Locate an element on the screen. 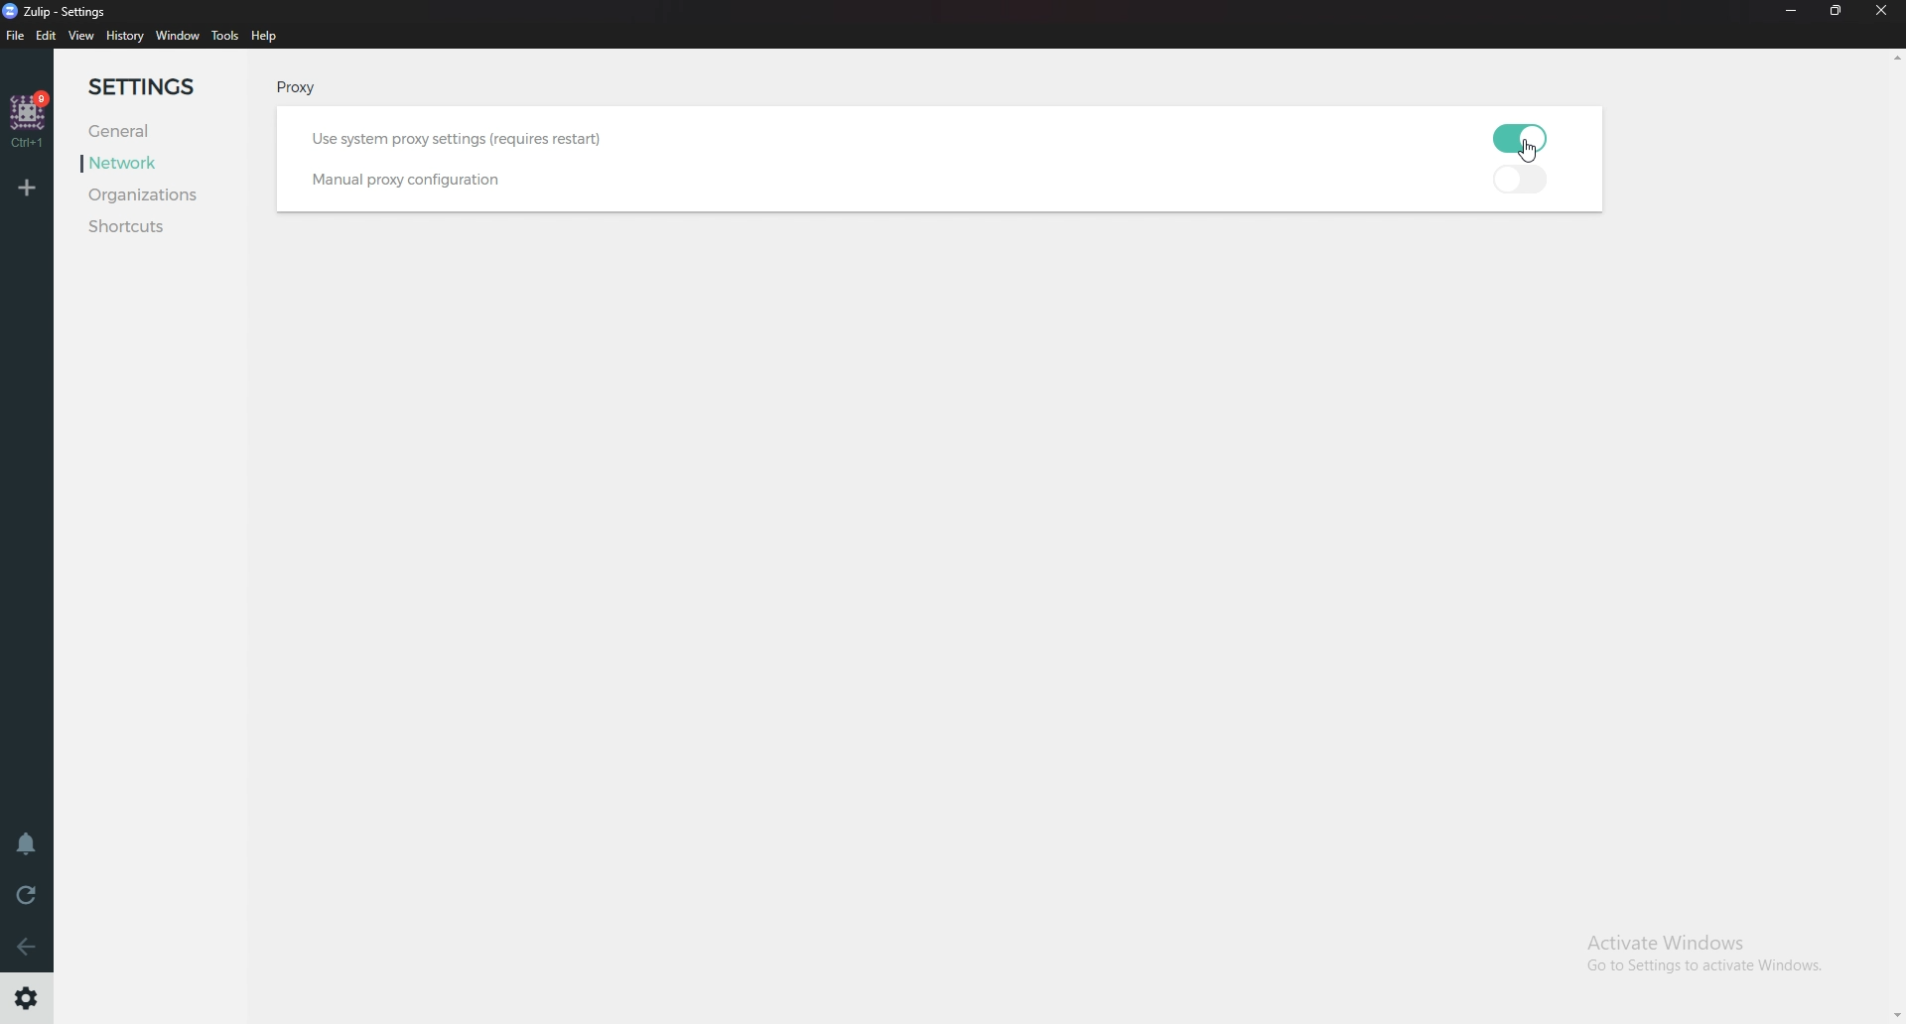 The height and width of the screenshot is (1024, 1906). close is located at coordinates (1882, 11).